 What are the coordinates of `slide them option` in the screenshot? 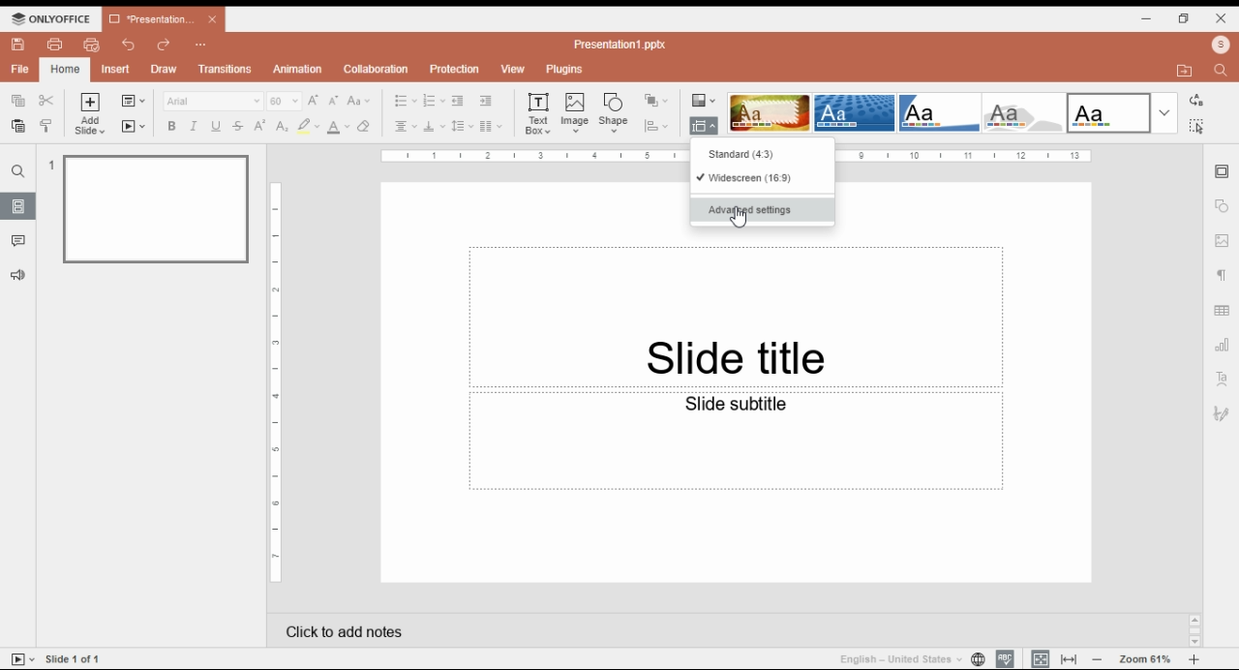 It's located at (855, 112).